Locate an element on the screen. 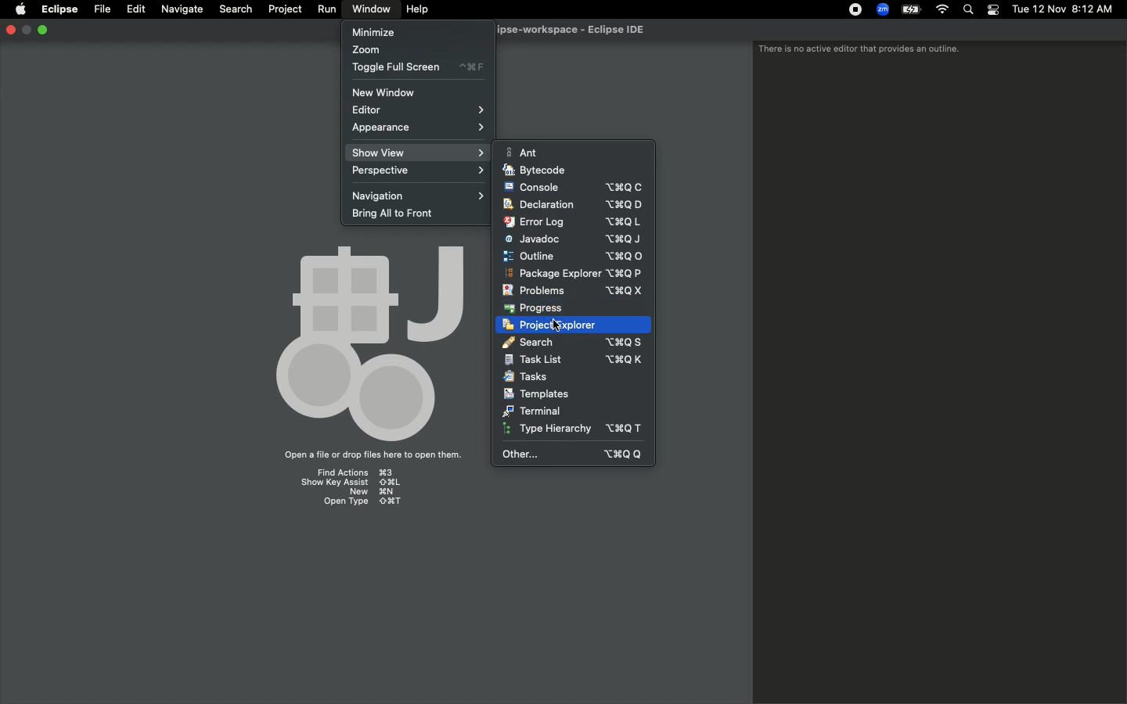 The width and height of the screenshot is (1127, 704). Eclipse IDE workspace is located at coordinates (578, 30).